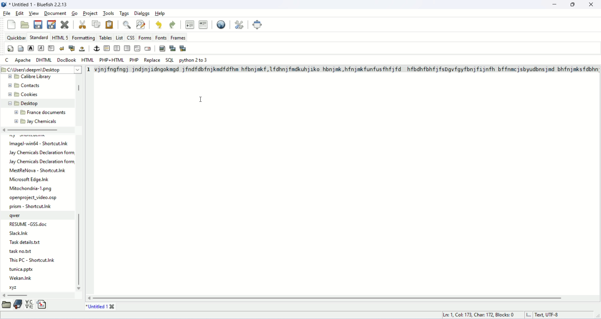 This screenshot has width=601, height=319. I want to click on project, so click(91, 13).